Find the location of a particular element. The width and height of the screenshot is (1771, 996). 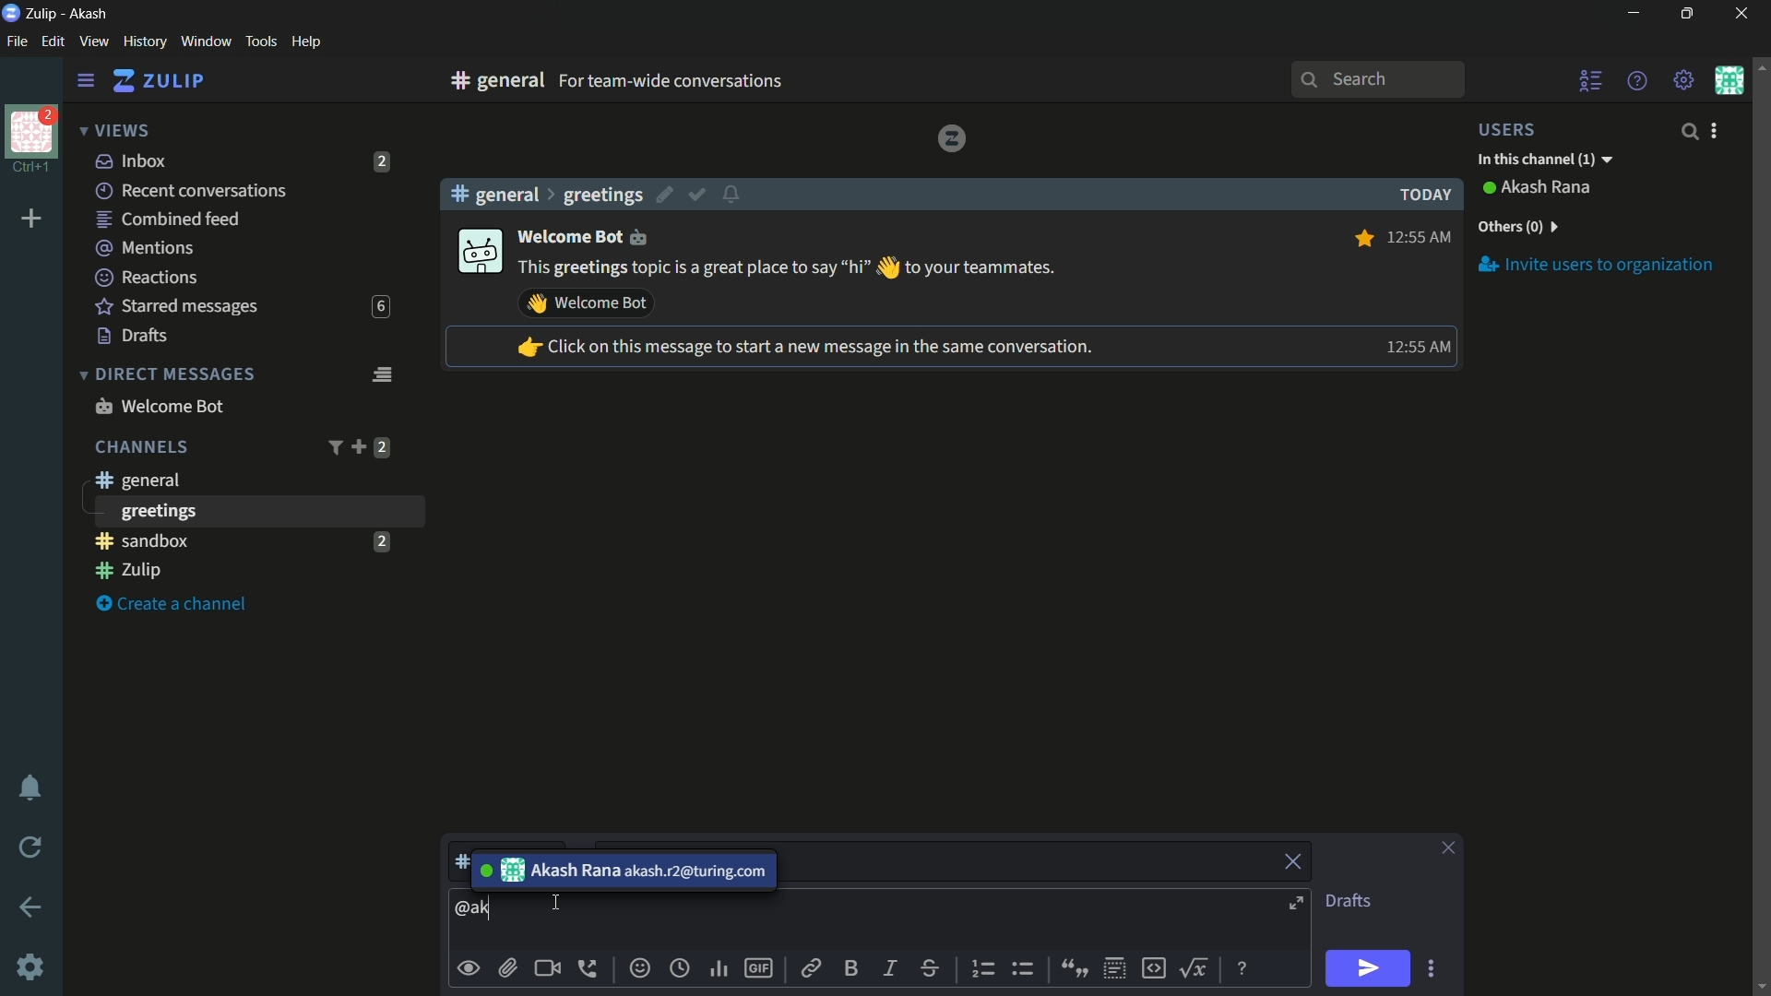

welcome bot is located at coordinates (159, 406).